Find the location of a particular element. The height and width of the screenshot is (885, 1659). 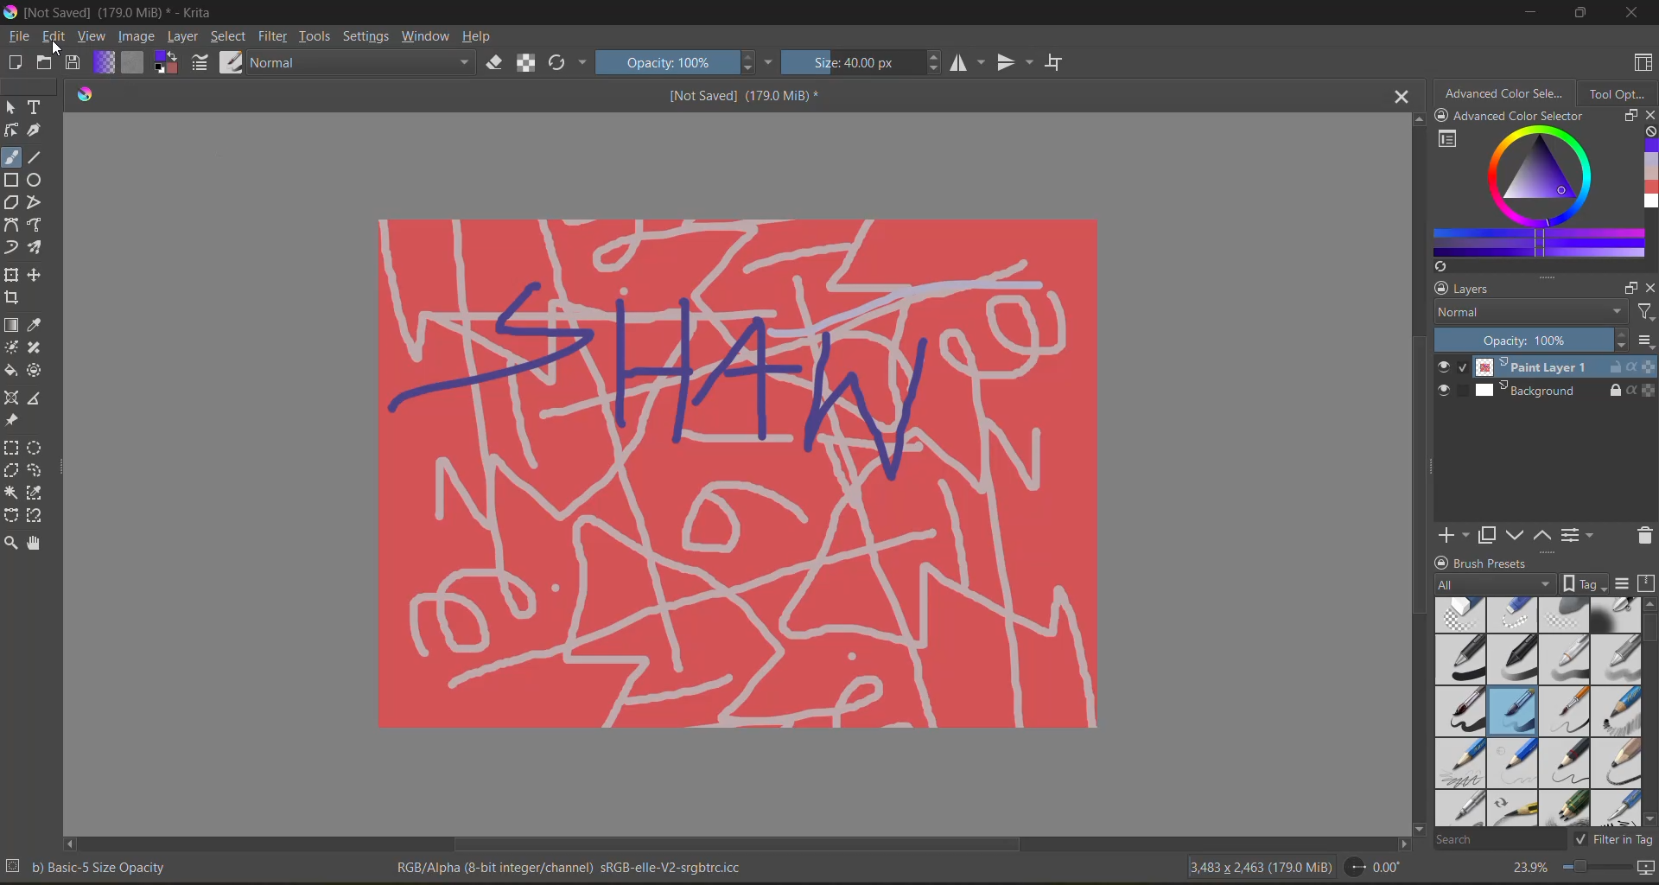

scroll left is located at coordinates (72, 840).